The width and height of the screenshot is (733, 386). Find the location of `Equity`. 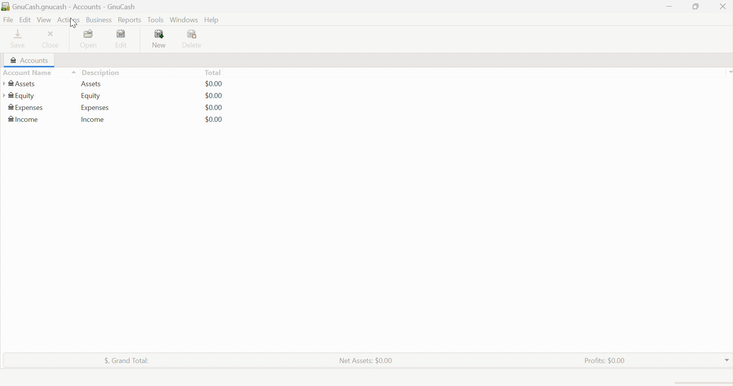

Equity is located at coordinates (91, 96).